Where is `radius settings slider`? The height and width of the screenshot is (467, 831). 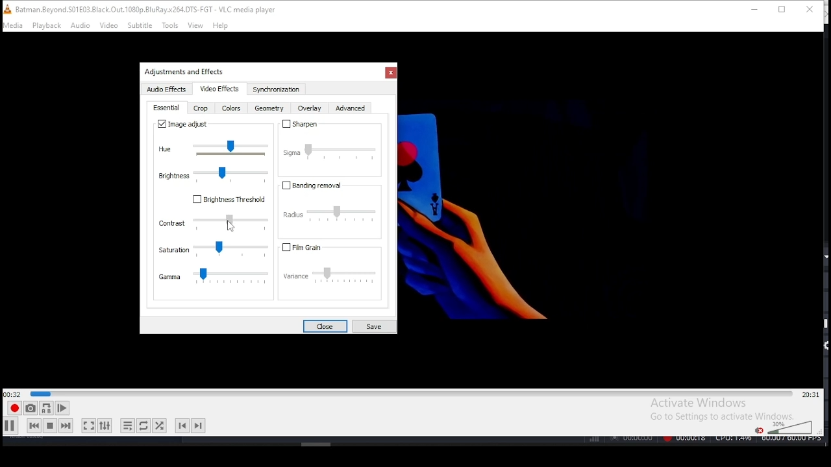
radius settings slider is located at coordinates (333, 213).